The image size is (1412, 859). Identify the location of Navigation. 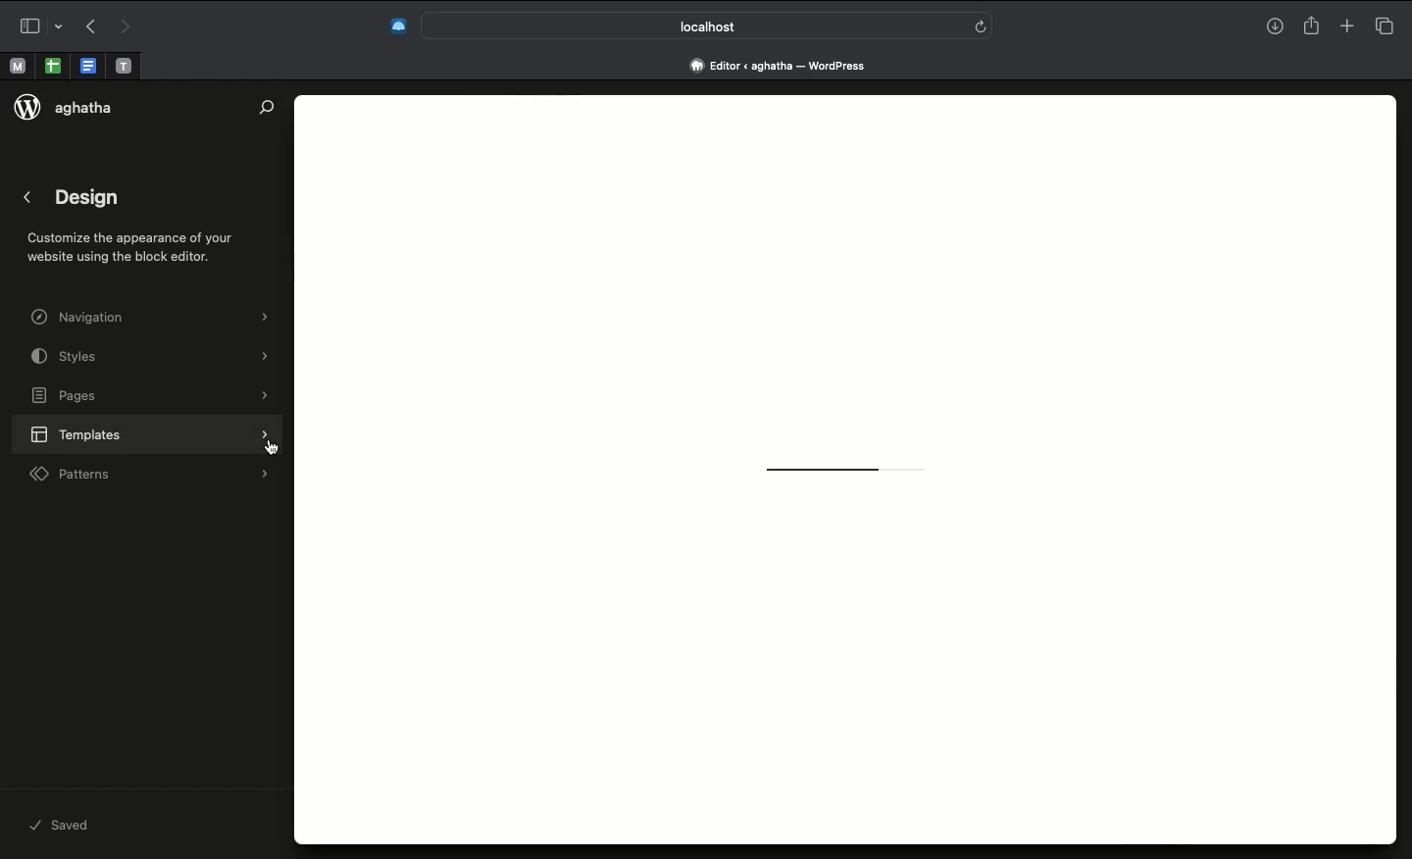
(153, 317).